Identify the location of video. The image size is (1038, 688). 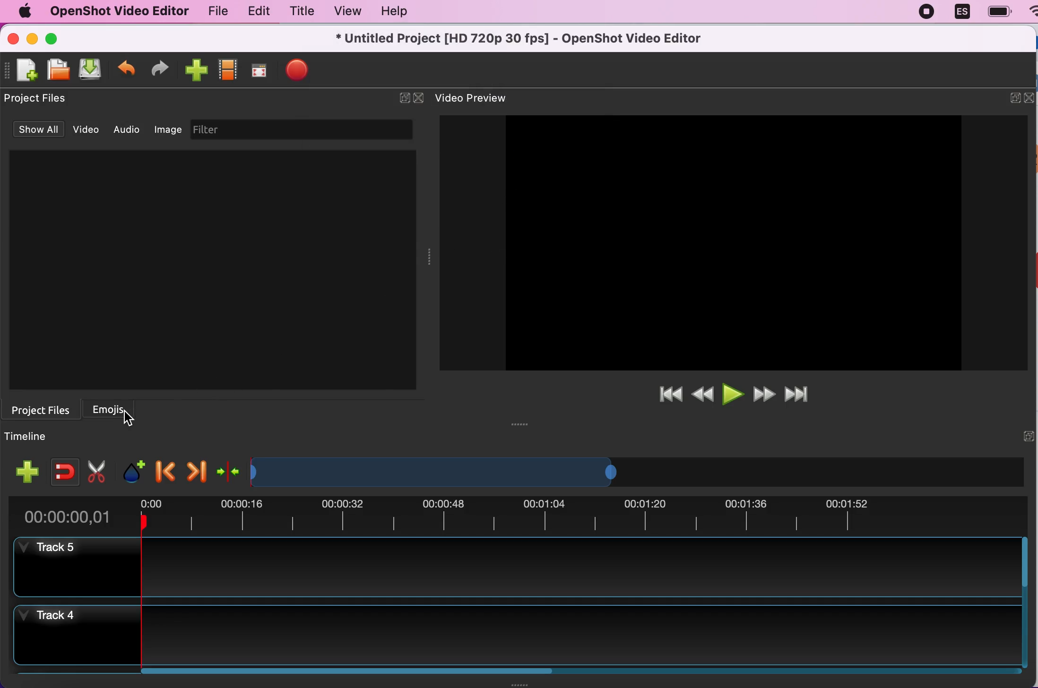
(87, 128).